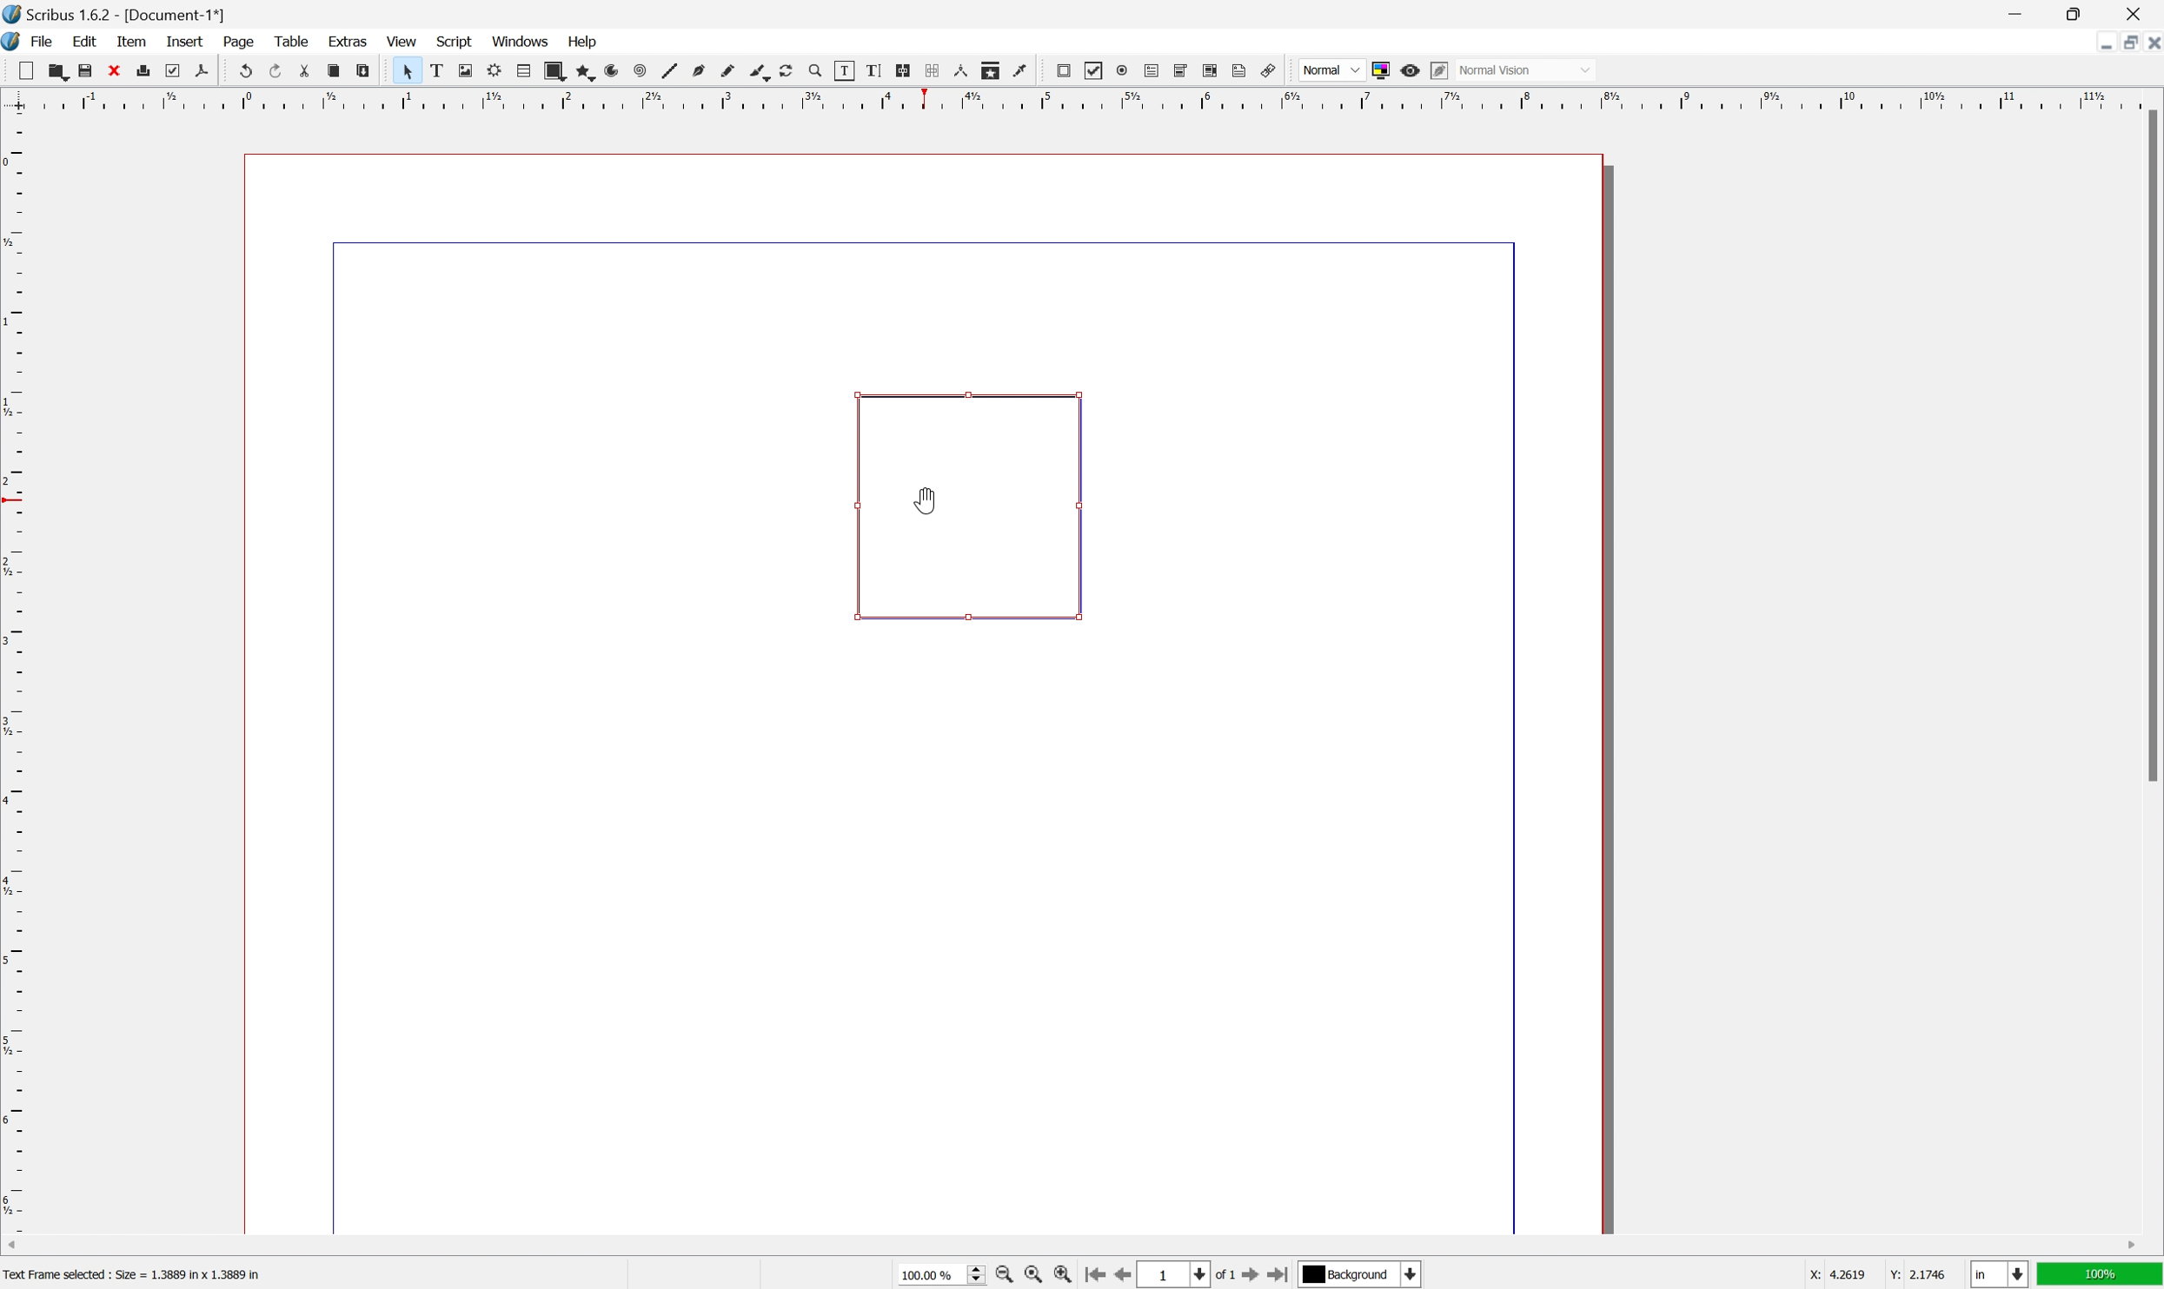  I want to click on page, so click(238, 42).